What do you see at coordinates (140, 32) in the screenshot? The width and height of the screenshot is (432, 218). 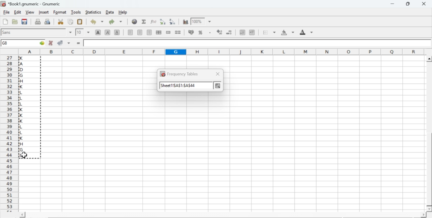 I see `center horizontally` at bounding box center [140, 32].